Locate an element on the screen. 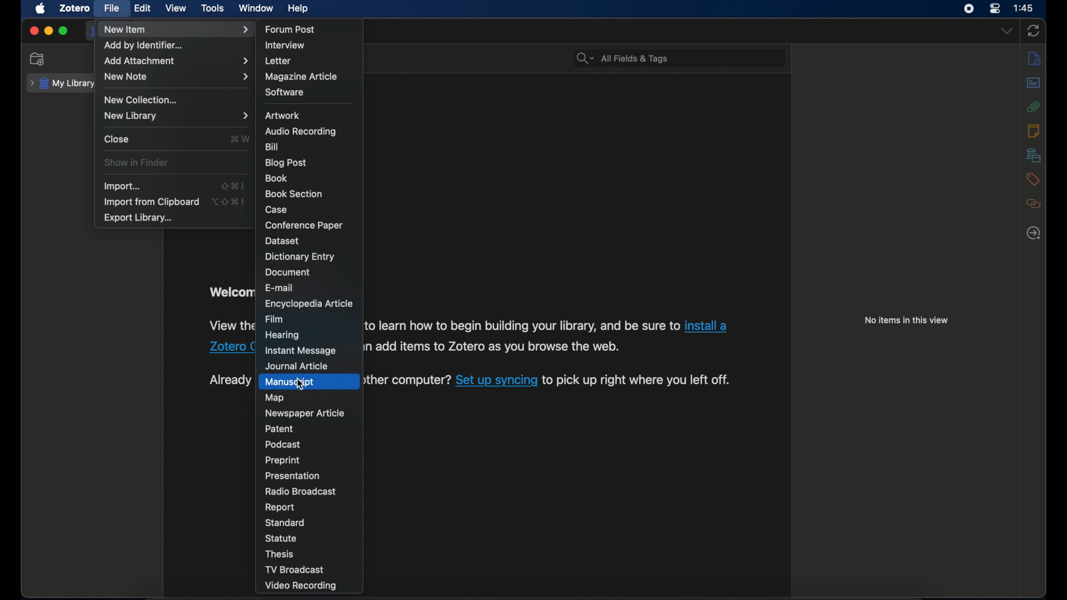 The image size is (1067, 600). thesis is located at coordinates (280, 554).